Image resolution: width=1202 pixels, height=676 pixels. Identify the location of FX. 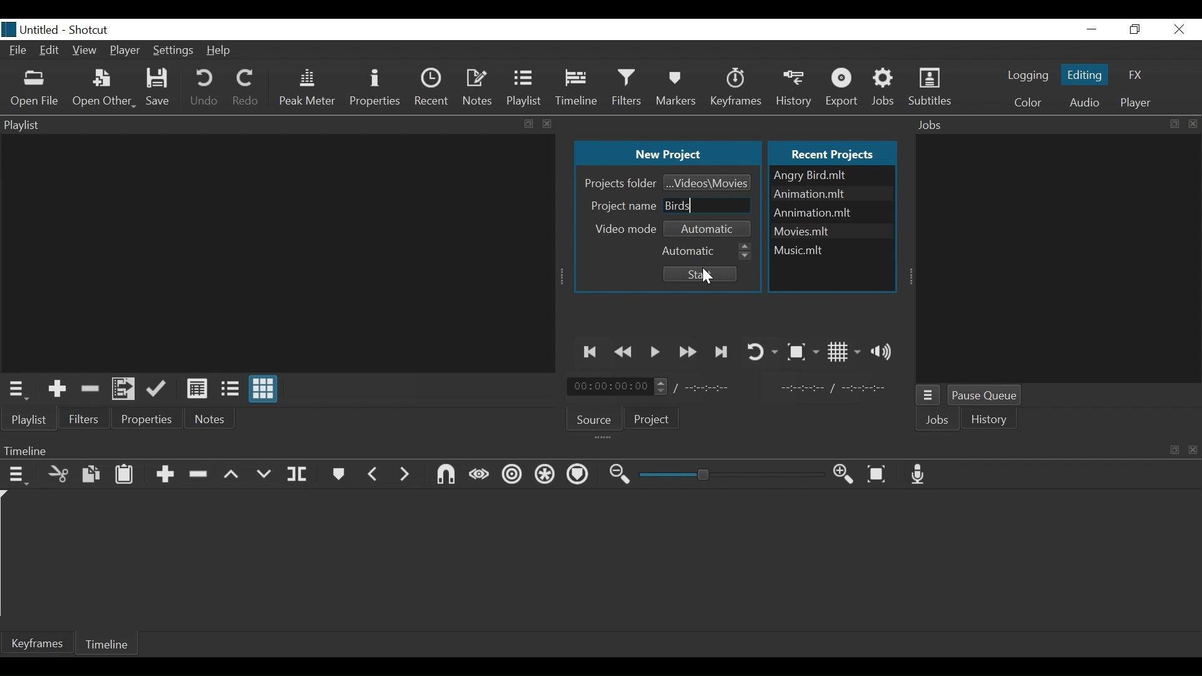
(1136, 76).